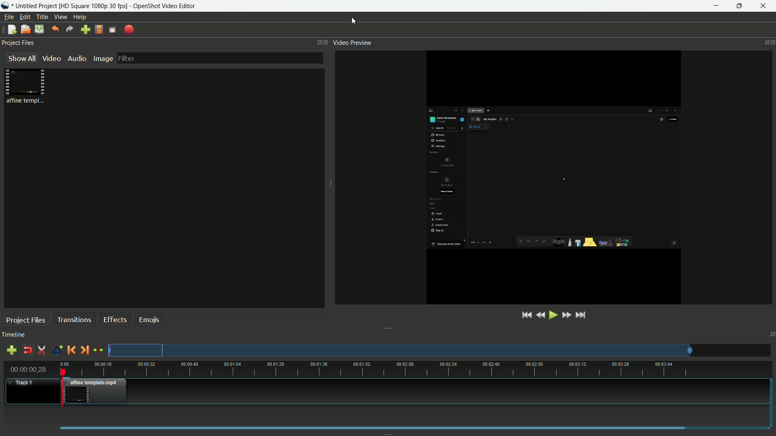 The height and width of the screenshot is (436, 776). What do you see at coordinates (112, 29) in the screenshot?
I see `full screen` at bounding box center [112, 29].